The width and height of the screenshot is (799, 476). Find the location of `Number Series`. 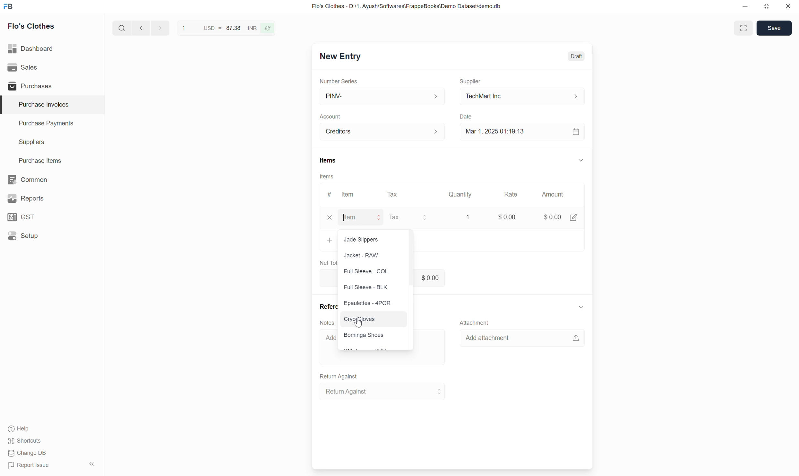

Number Series is located at coordinates (342, 81).